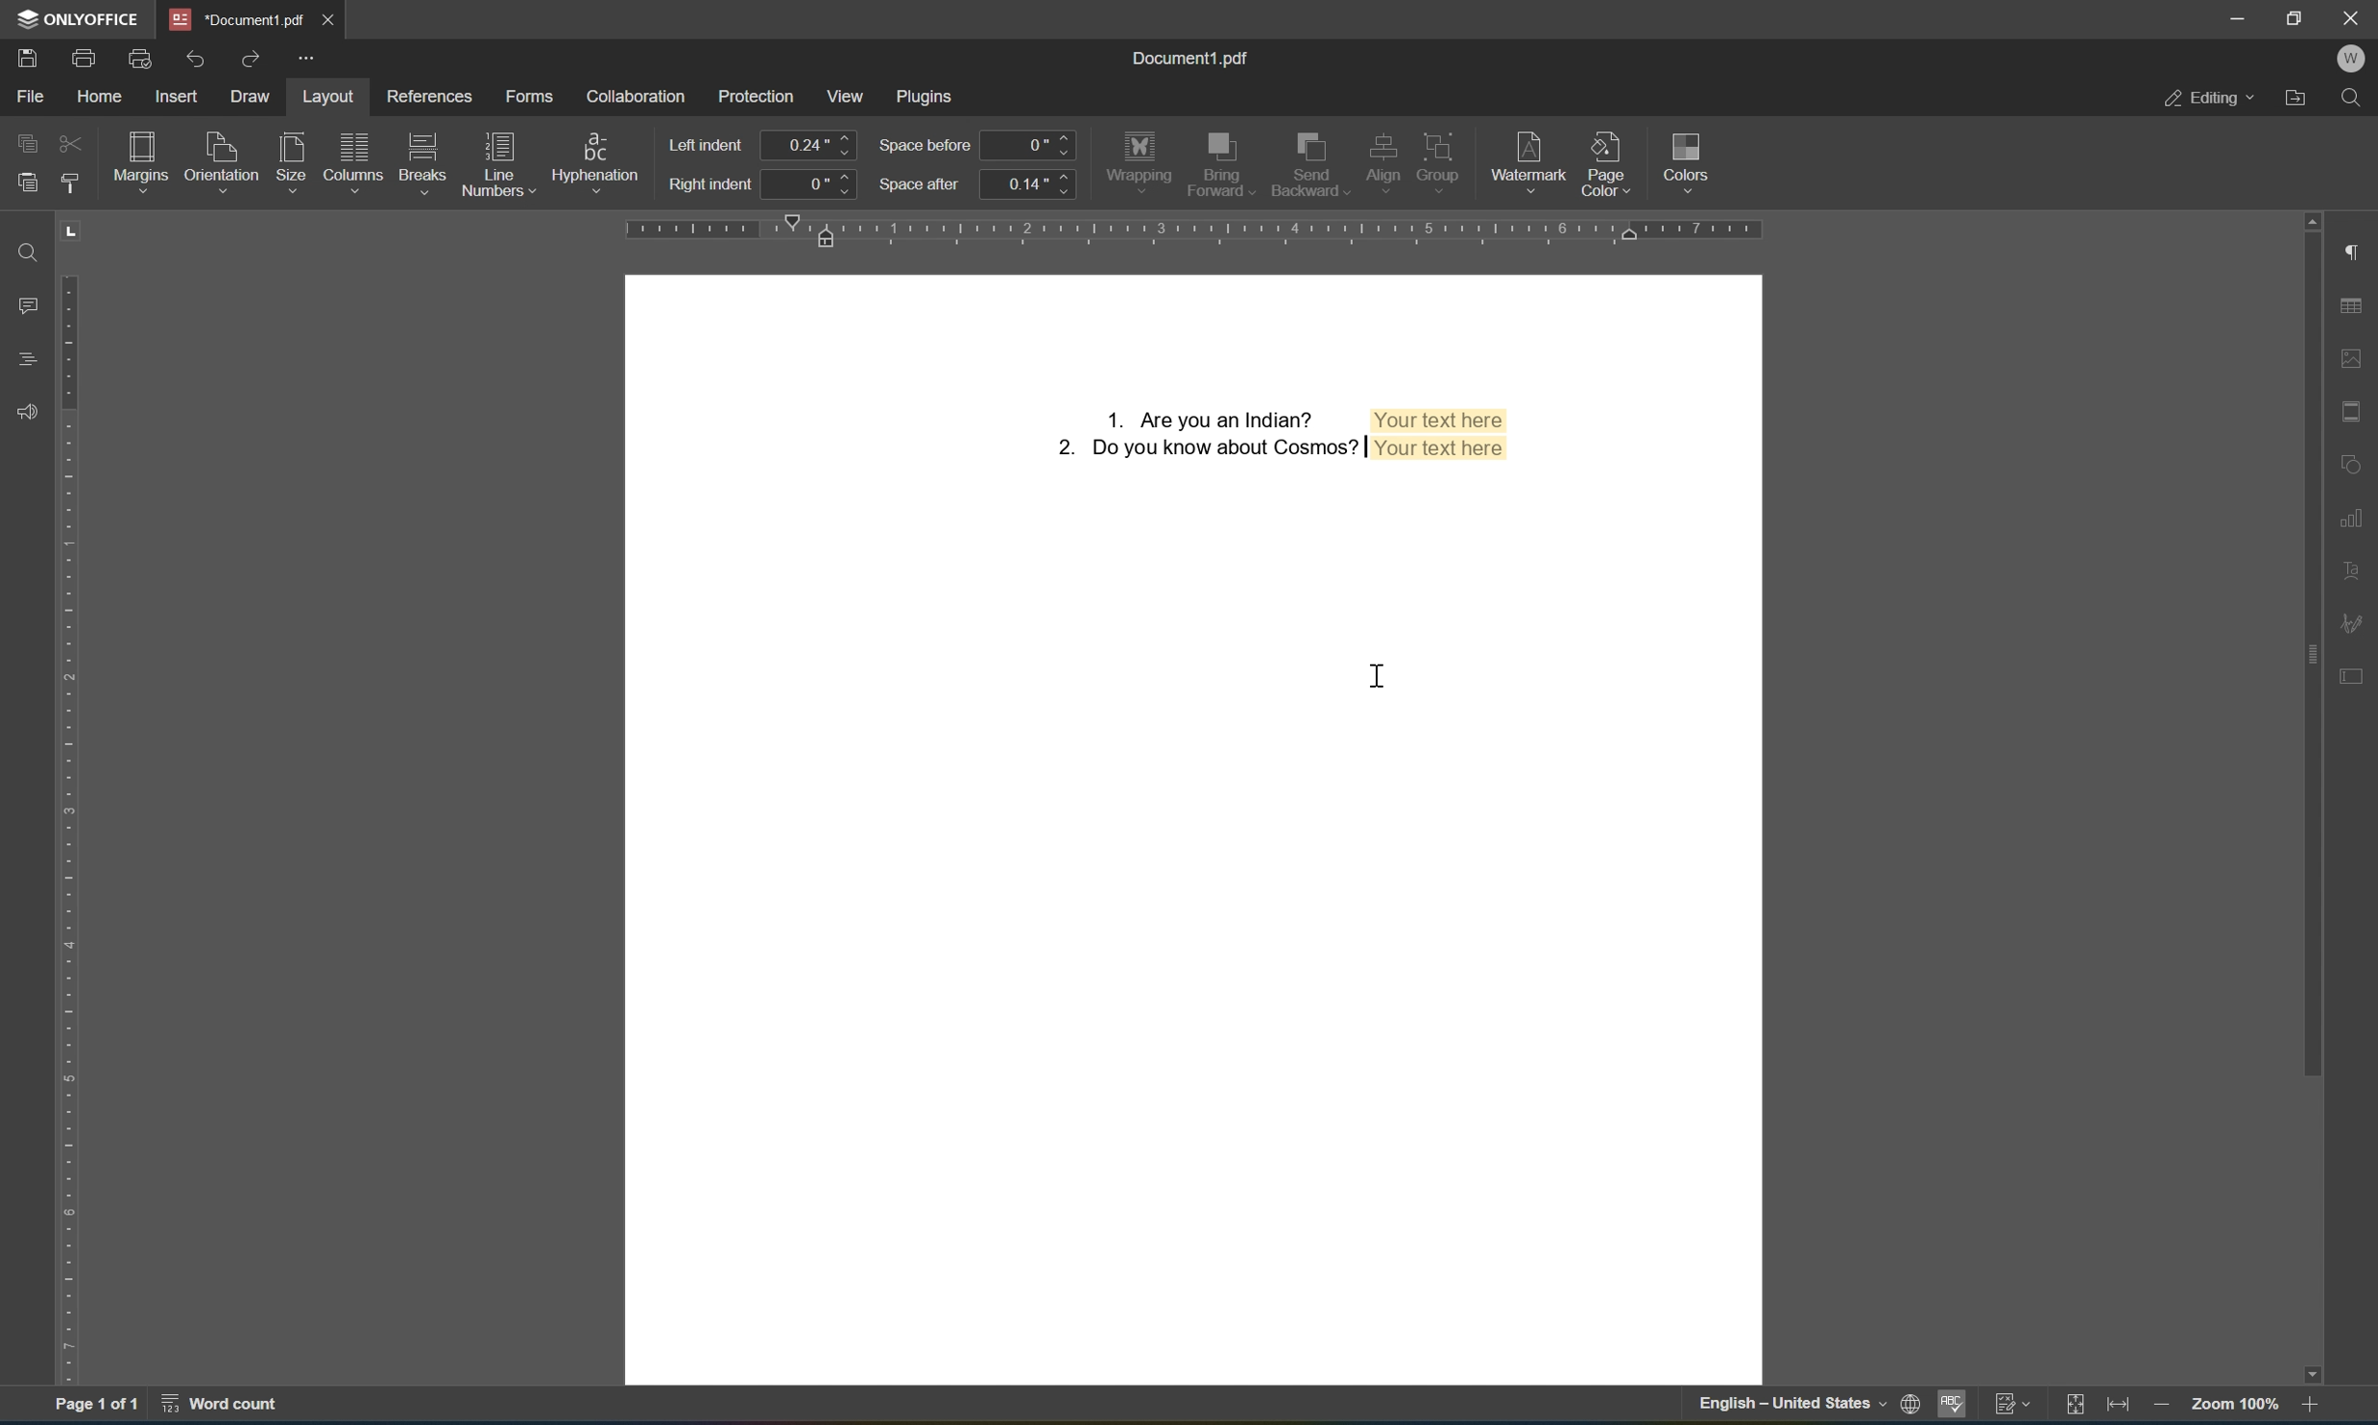  Describe the element at coordinates (1189, 231) in the screenshot. I see `ruler` at that location.